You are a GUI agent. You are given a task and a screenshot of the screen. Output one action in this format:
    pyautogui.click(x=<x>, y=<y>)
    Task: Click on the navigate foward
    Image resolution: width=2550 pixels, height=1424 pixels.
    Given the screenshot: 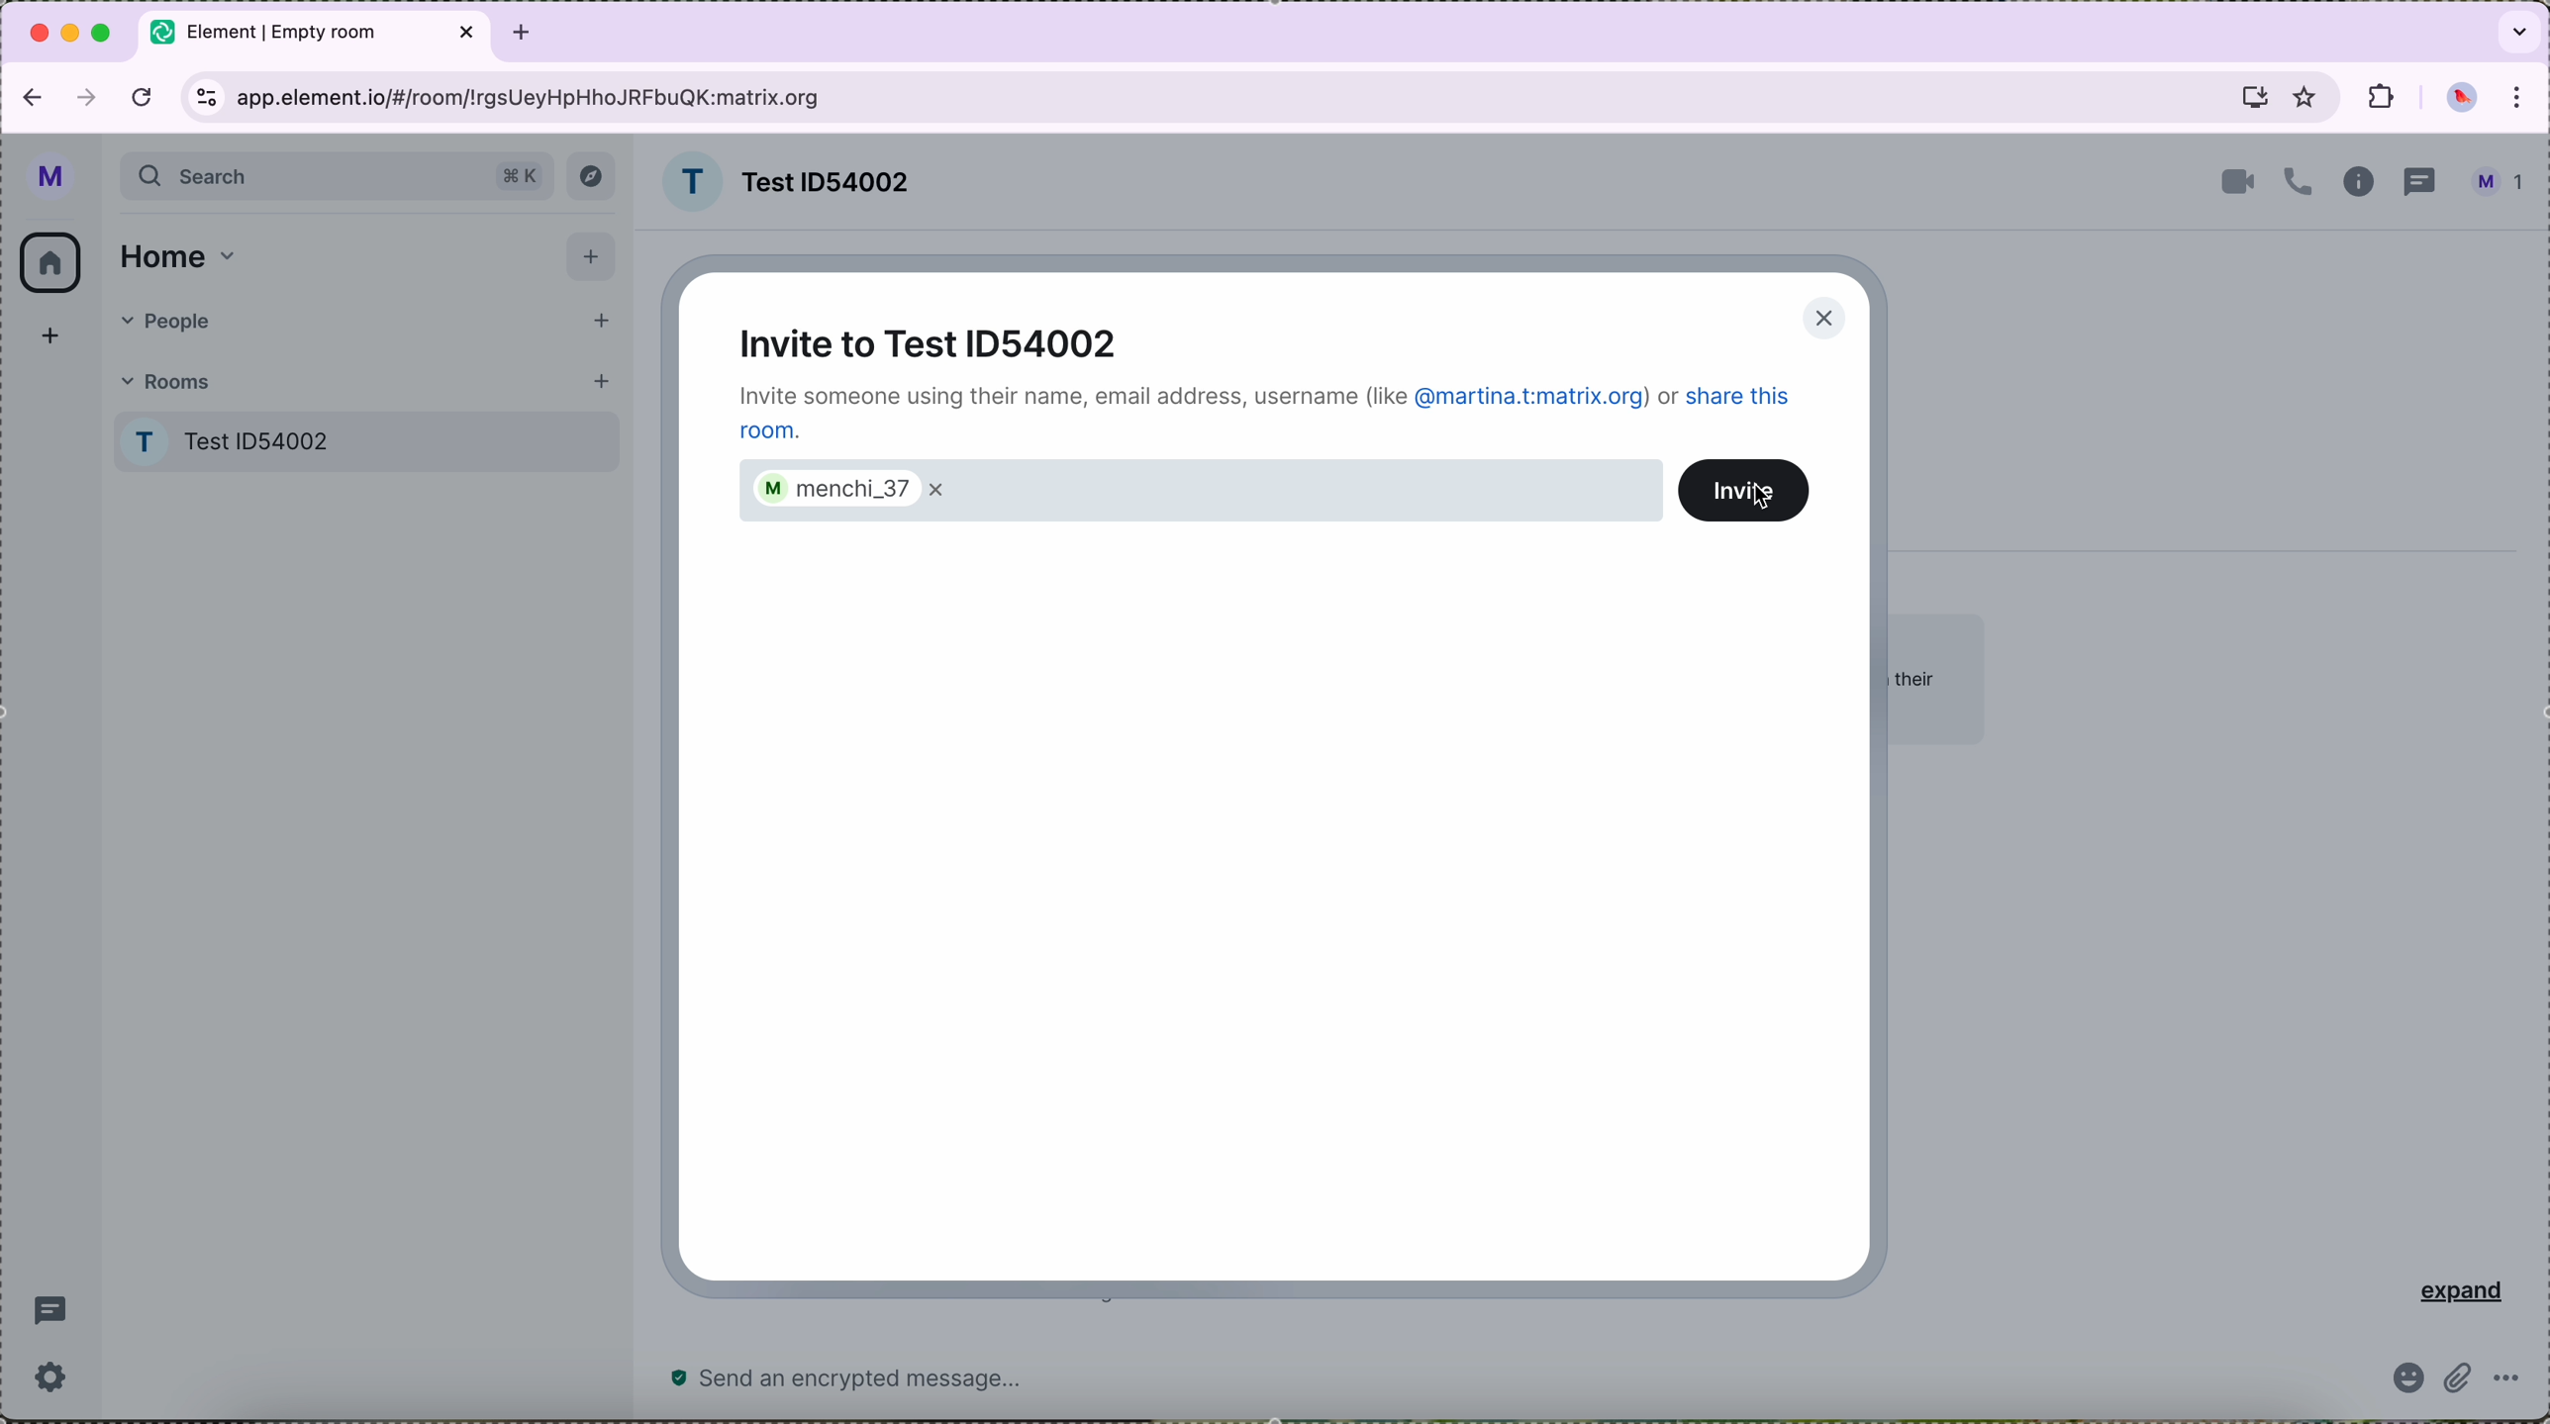 What is the action you would take?
    pyautogui.click(x=84, y=98)
    